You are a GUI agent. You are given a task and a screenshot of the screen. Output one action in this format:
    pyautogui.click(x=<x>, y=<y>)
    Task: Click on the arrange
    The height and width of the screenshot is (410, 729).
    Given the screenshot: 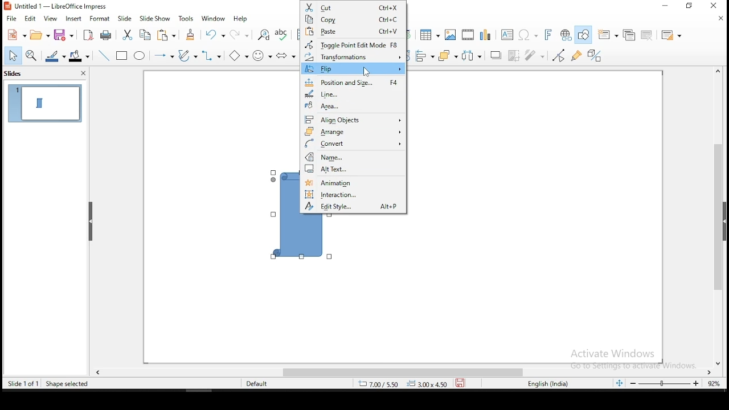 What is the action you would take?
    pyautogui.click(x=448, y=56)
    